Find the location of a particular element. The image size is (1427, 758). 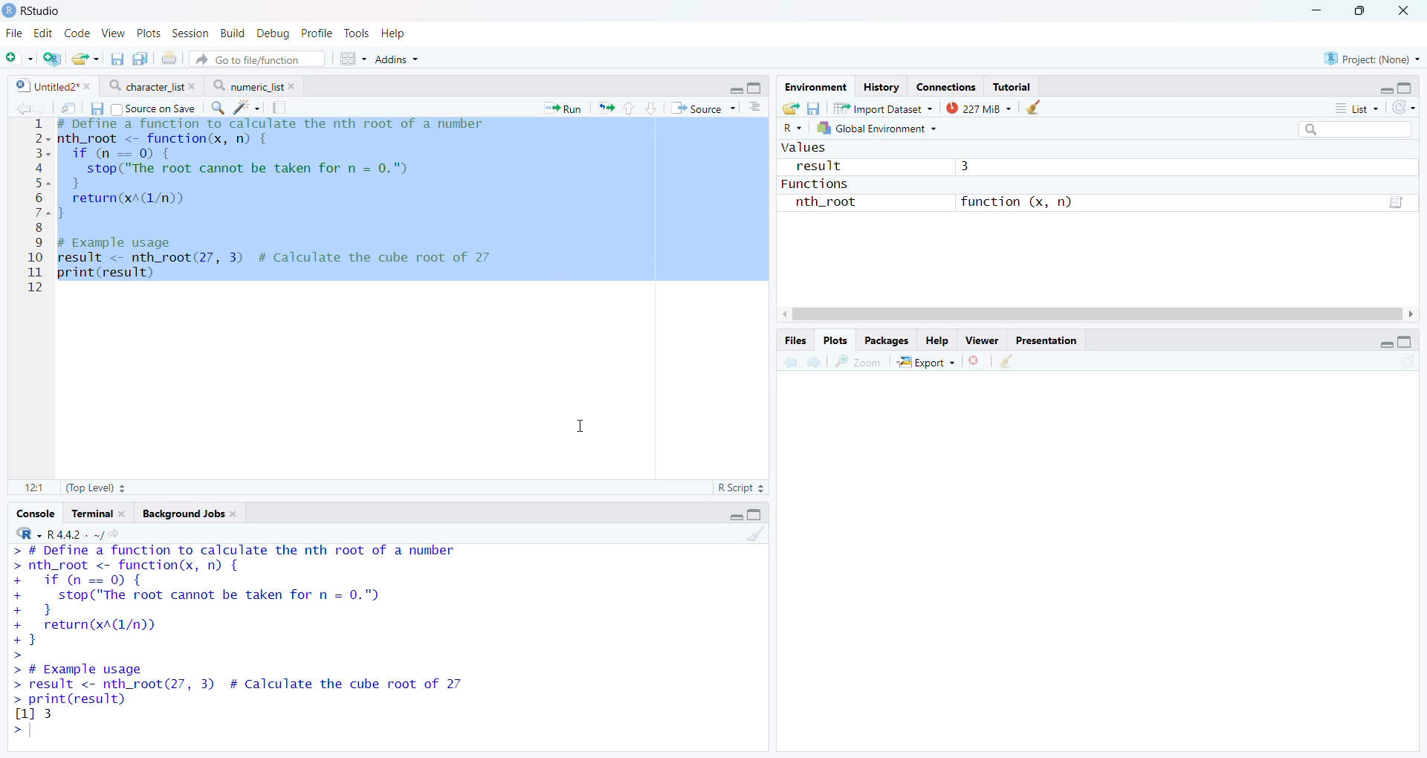

Re-run previous code section is located at coordinates (605, 108).